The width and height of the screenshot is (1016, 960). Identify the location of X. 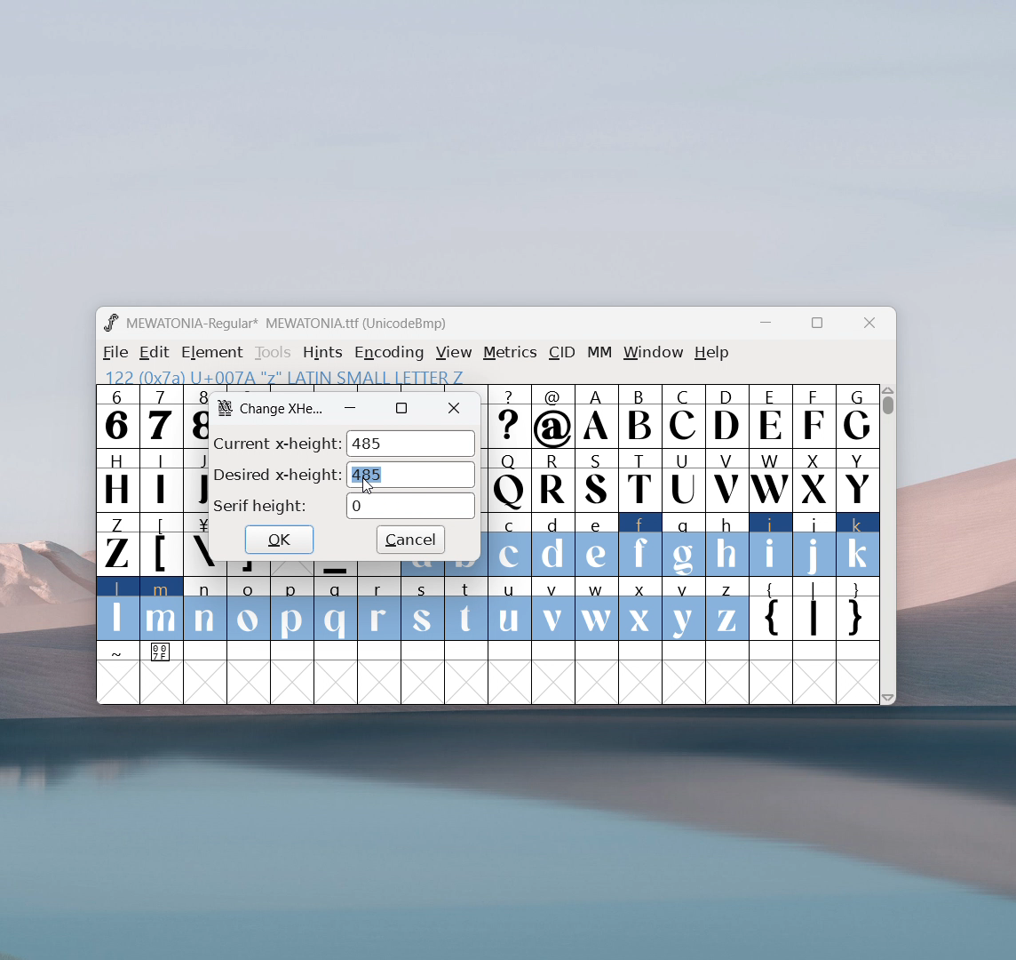
(814, 479).